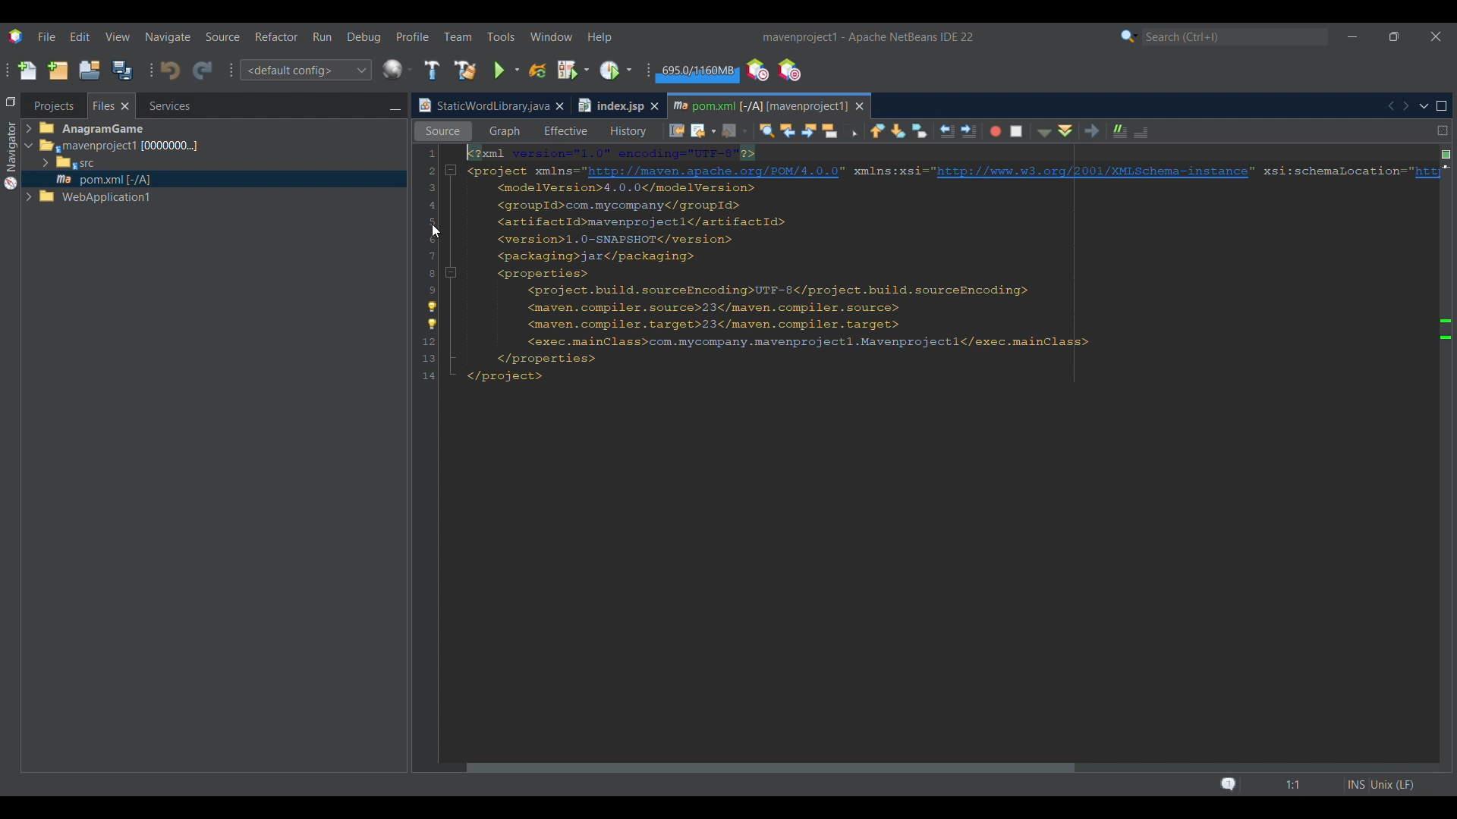 The height and width of the screenshot is (819, 1457). What do you see at coordinates (677, 130) in the screenshot?
I see `Last edit` at bounding box center [677, 130].